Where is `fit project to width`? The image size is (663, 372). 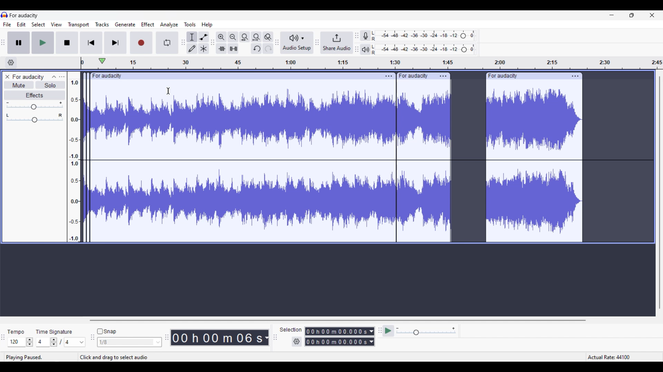
fit project to width is located at coordinates (256, 37).